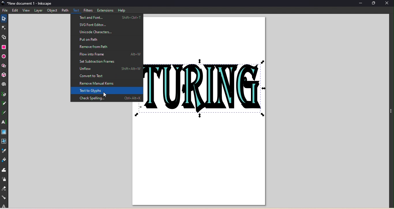  Describe the element at coordinates (359, 4) in the screenshot. I see `Minimize` at that location.